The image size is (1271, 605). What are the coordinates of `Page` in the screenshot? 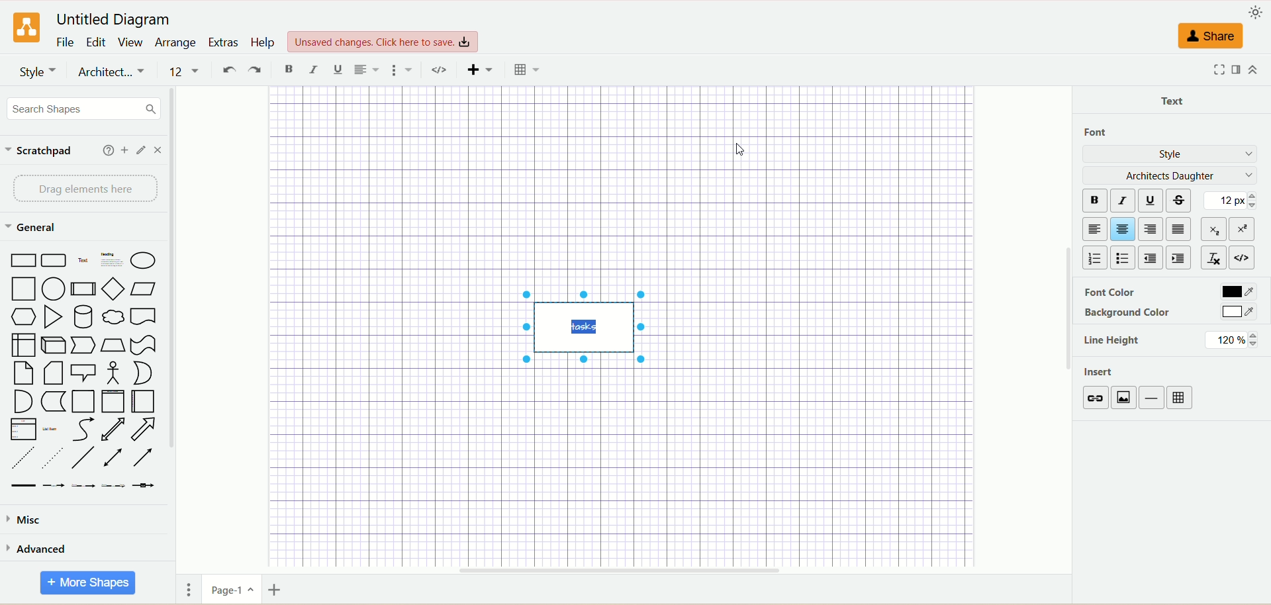 It's located at (83, 402).